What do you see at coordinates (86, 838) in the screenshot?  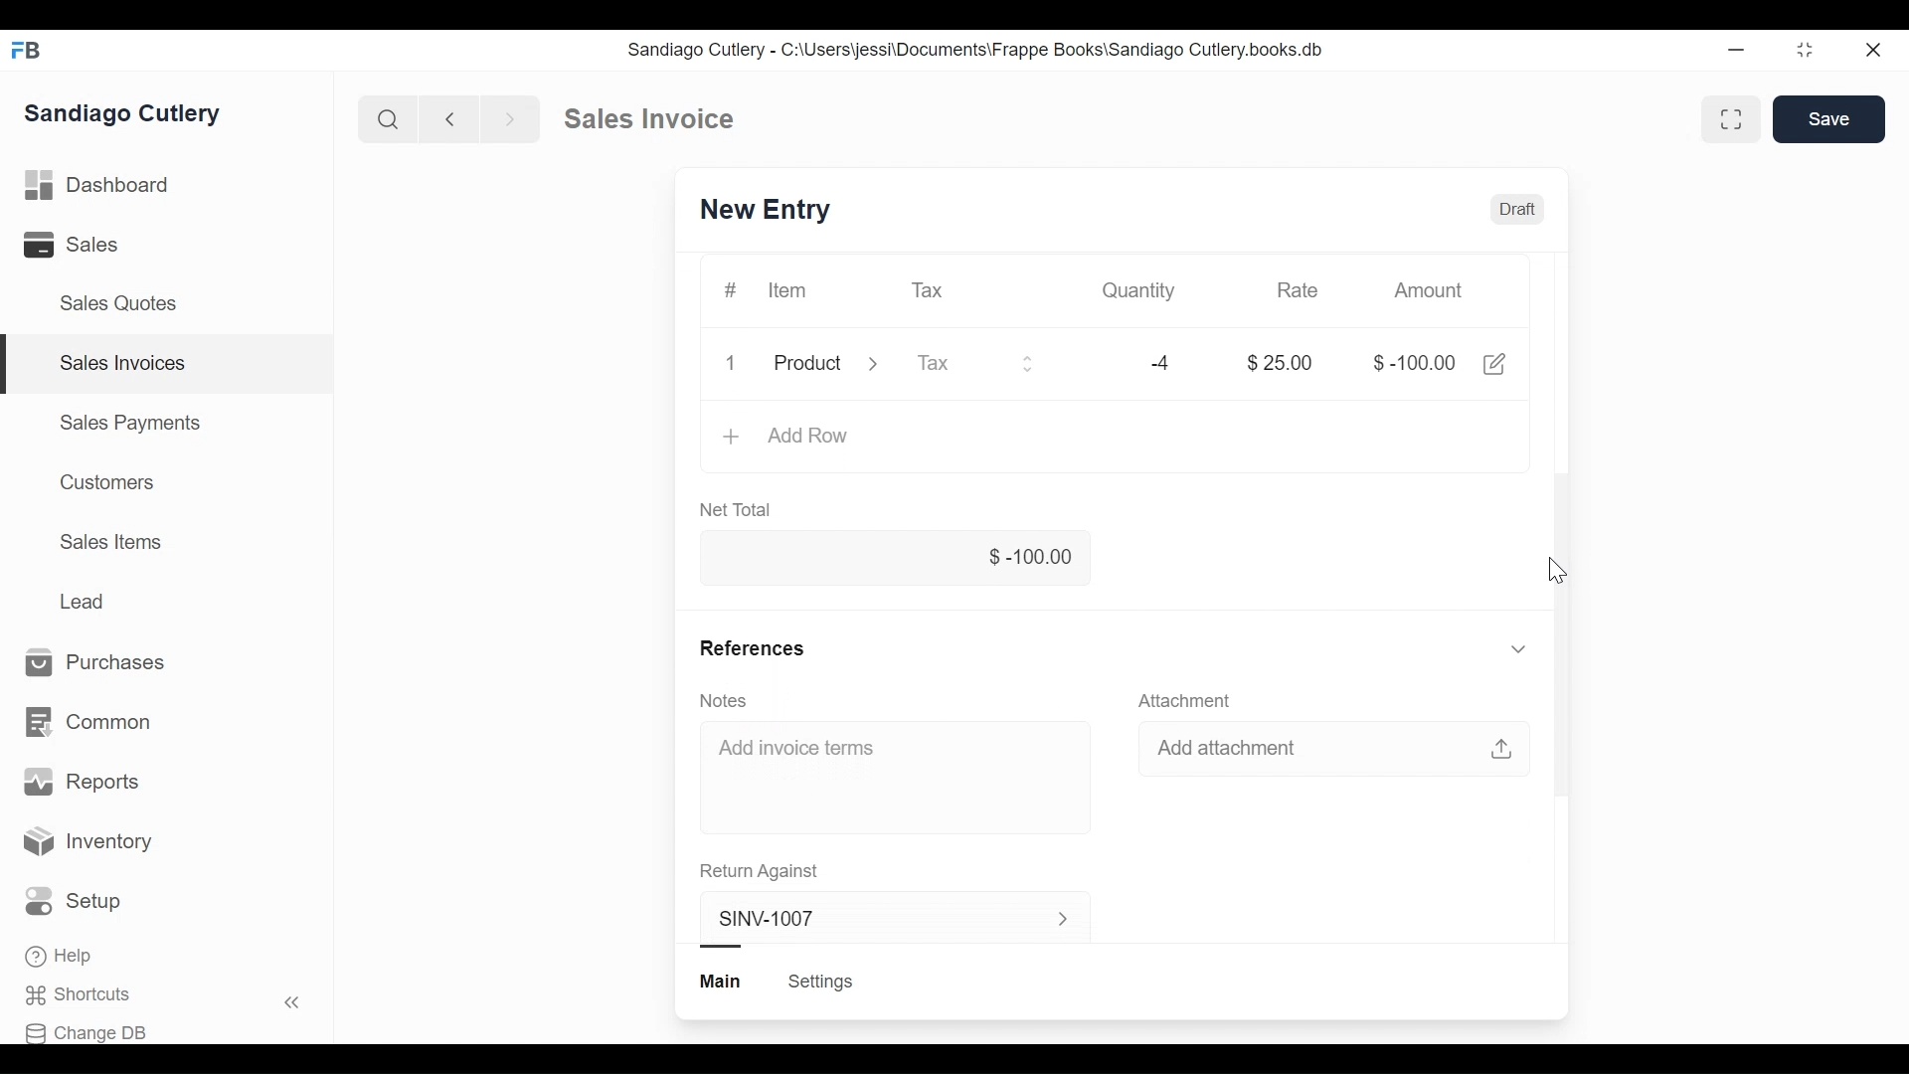 I see `Inventory` at bounding box center [86, 838].